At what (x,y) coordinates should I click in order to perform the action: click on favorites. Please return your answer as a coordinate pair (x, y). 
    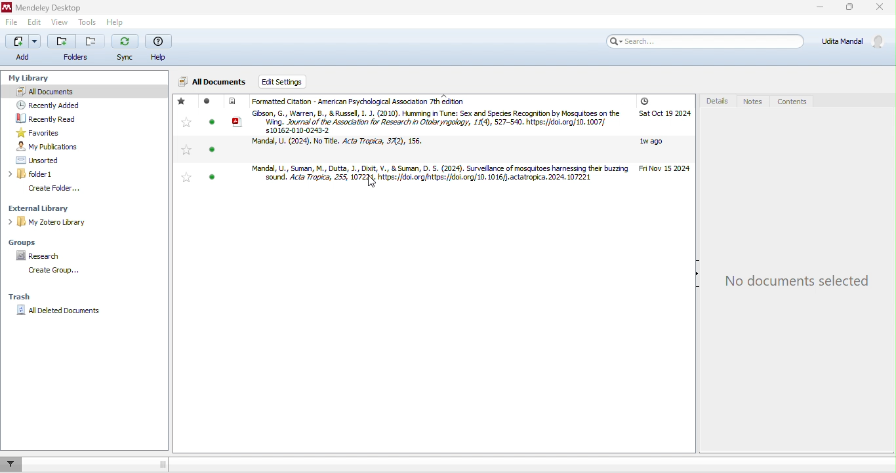
    Looking at the image, I should click on (39, 132).